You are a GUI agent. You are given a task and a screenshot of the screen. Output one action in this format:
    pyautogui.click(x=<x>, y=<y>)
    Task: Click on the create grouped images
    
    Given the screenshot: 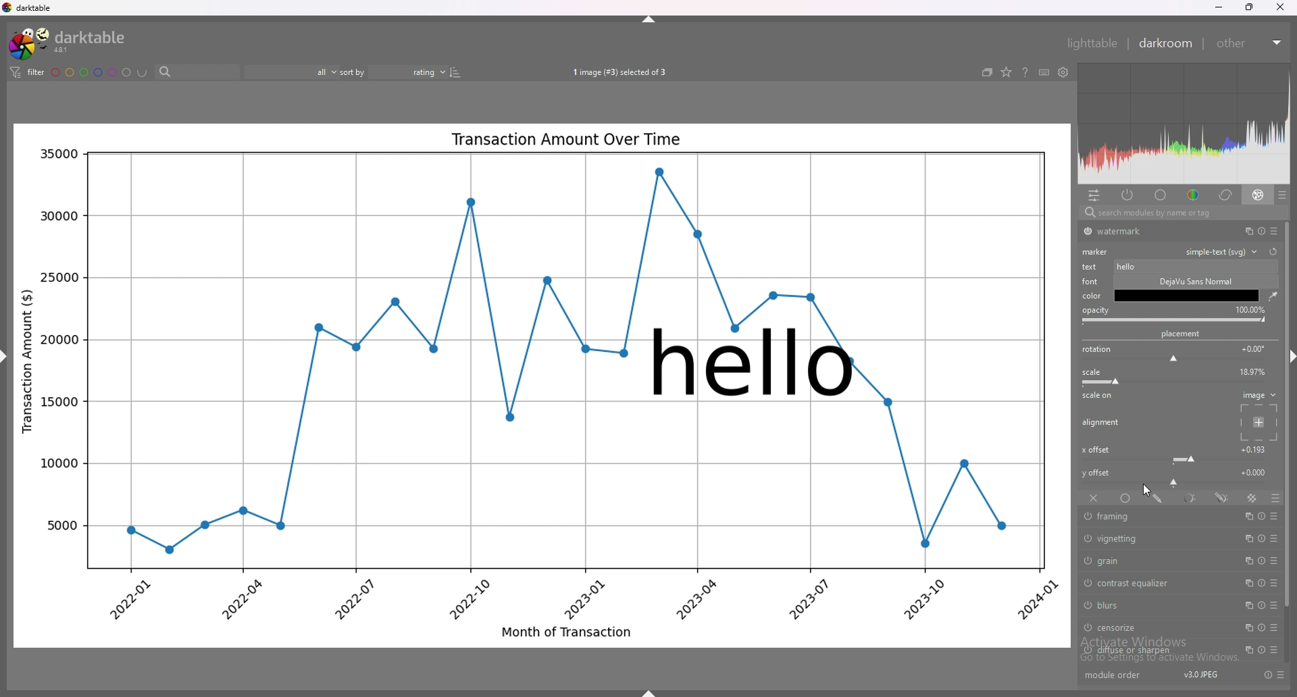 What is the action you would take?
    pyautogui.click(x=988, y=72)
    